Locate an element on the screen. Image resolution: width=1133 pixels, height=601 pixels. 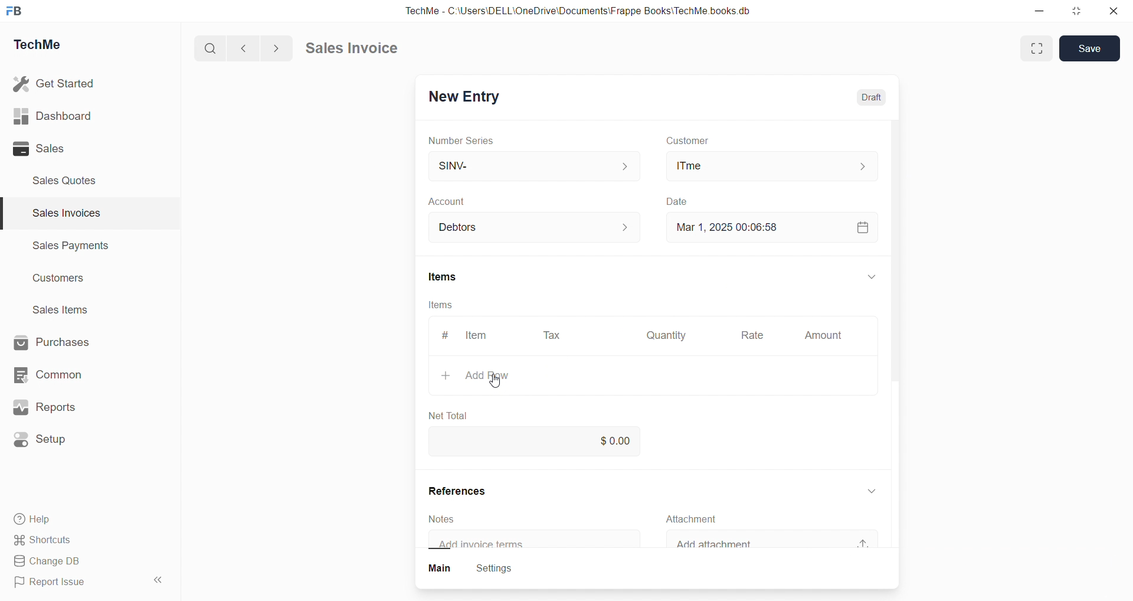
& Get Started is located at coordinates (55, 83).